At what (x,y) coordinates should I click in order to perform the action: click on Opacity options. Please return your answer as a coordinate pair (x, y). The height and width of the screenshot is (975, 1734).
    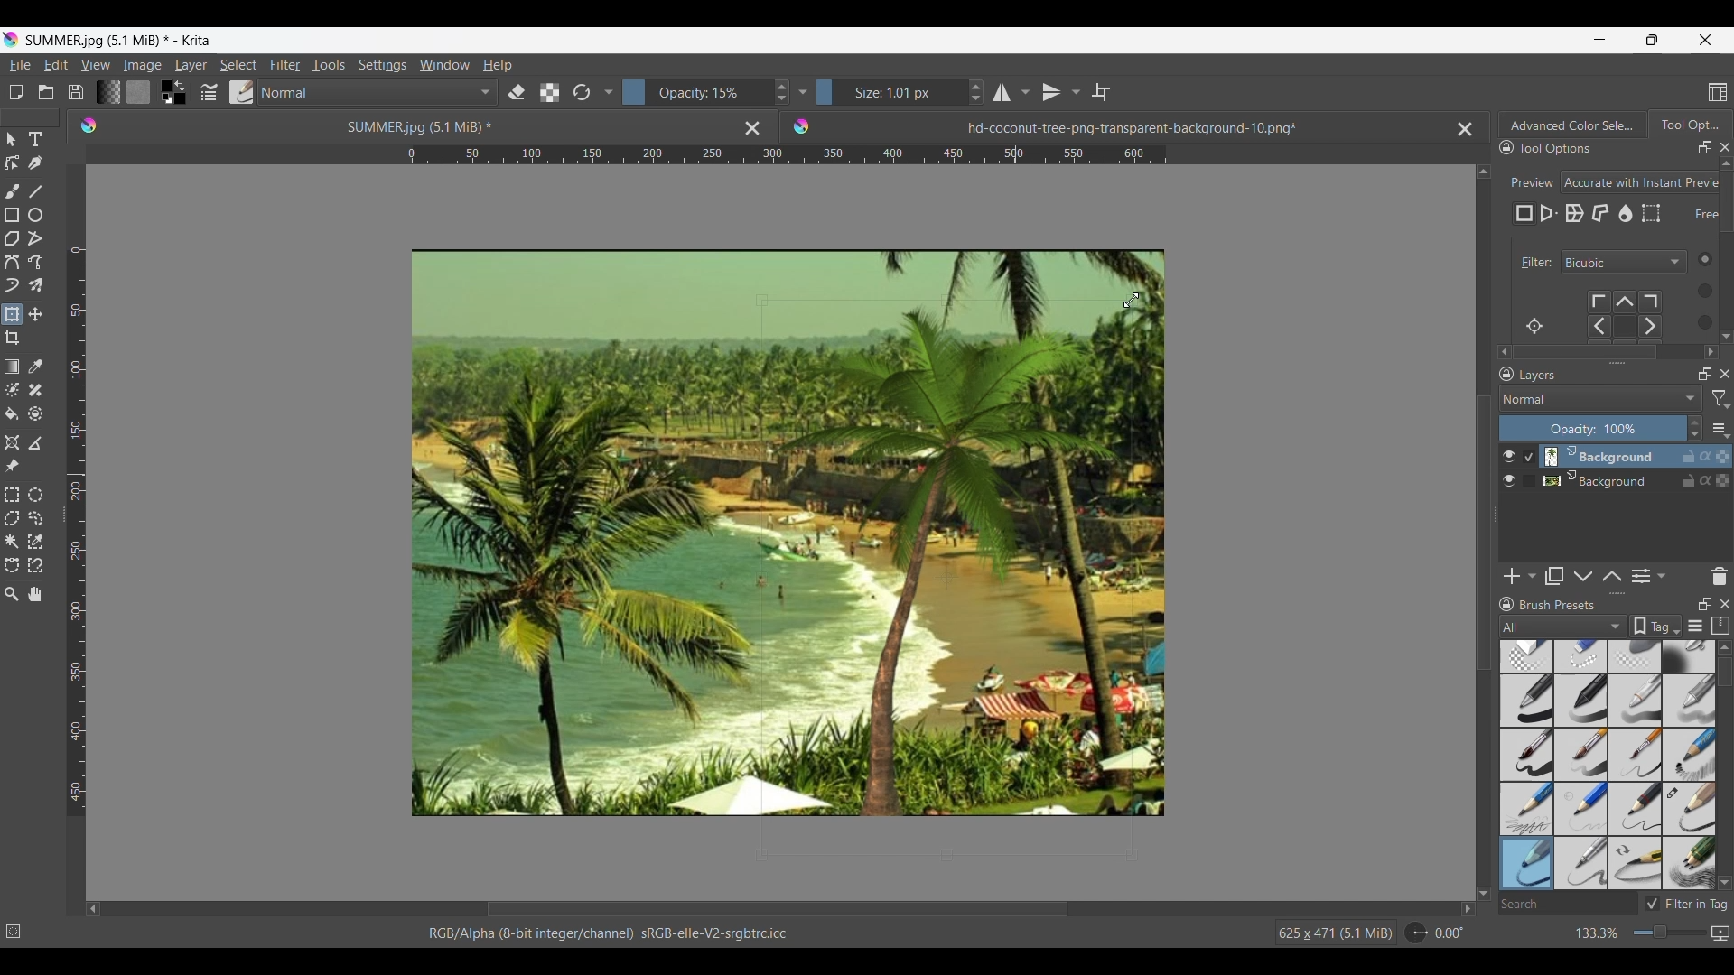
    Looking at the image, I should click on (802, 91).